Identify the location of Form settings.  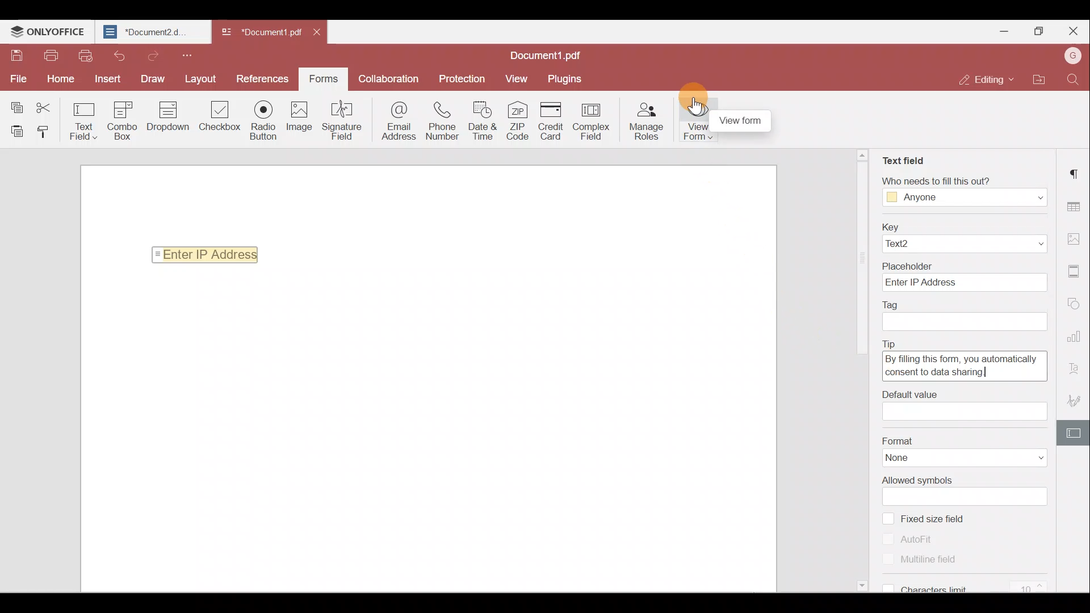
(1076, 432).